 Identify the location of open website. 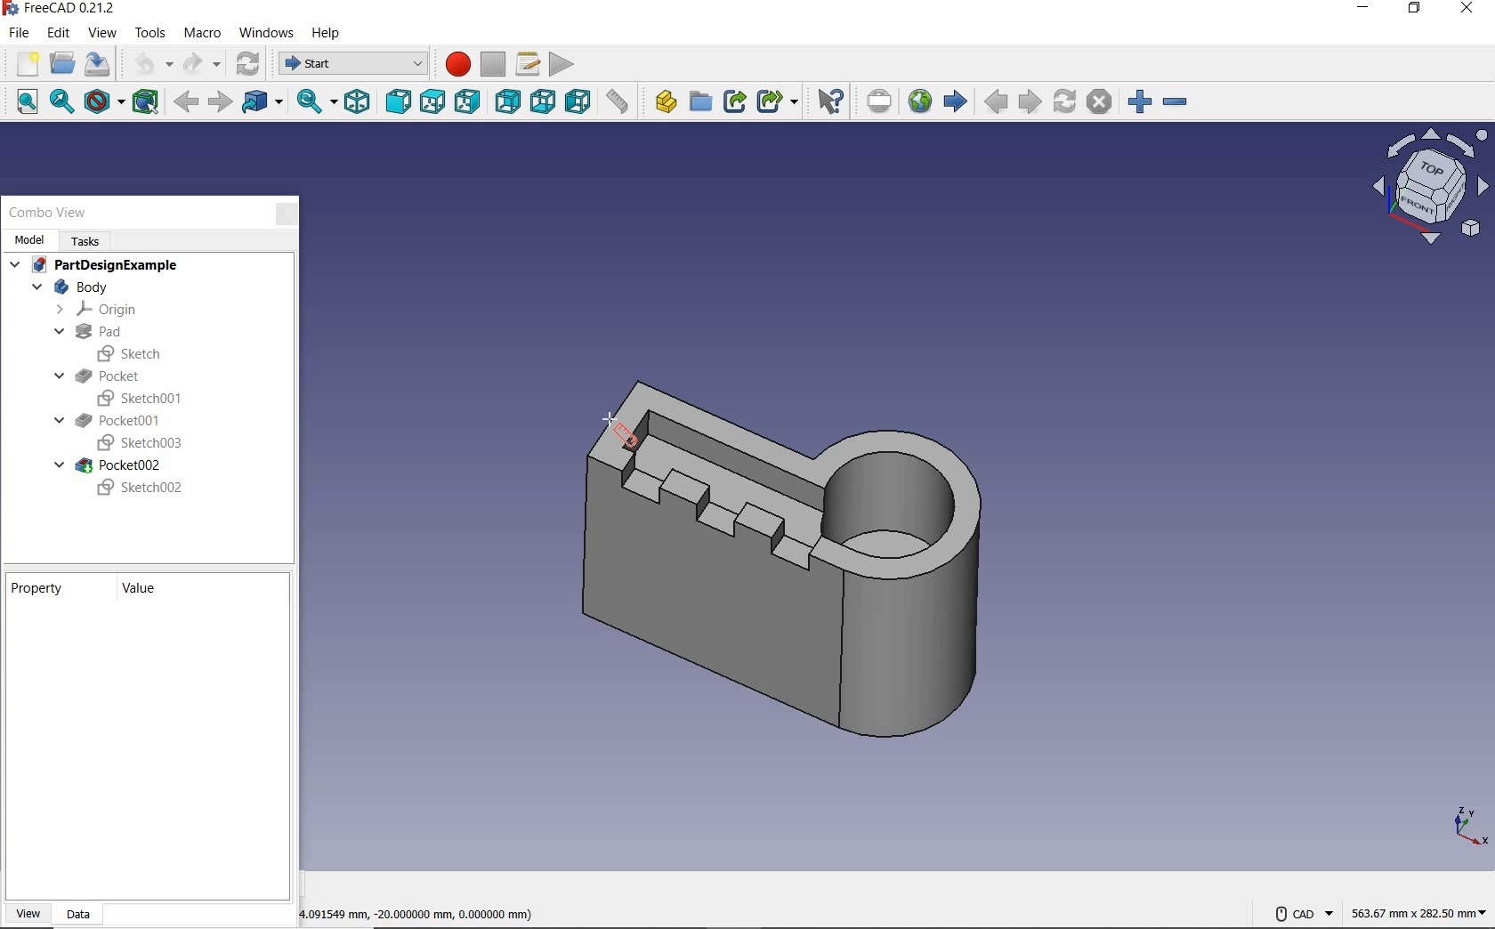
(919, 101).